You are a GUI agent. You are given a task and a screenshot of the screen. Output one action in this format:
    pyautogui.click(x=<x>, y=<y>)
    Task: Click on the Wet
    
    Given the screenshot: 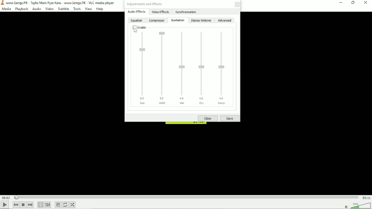 What is the action you would take?
    pyautogui.click(x=182, y=67)
    